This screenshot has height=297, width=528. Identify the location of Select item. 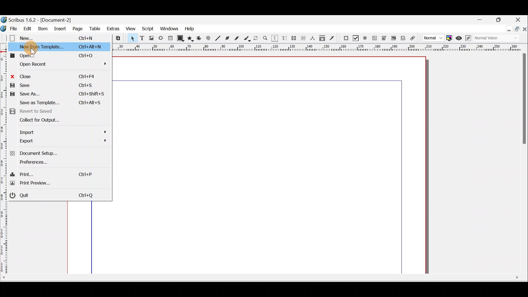
(133, 39).